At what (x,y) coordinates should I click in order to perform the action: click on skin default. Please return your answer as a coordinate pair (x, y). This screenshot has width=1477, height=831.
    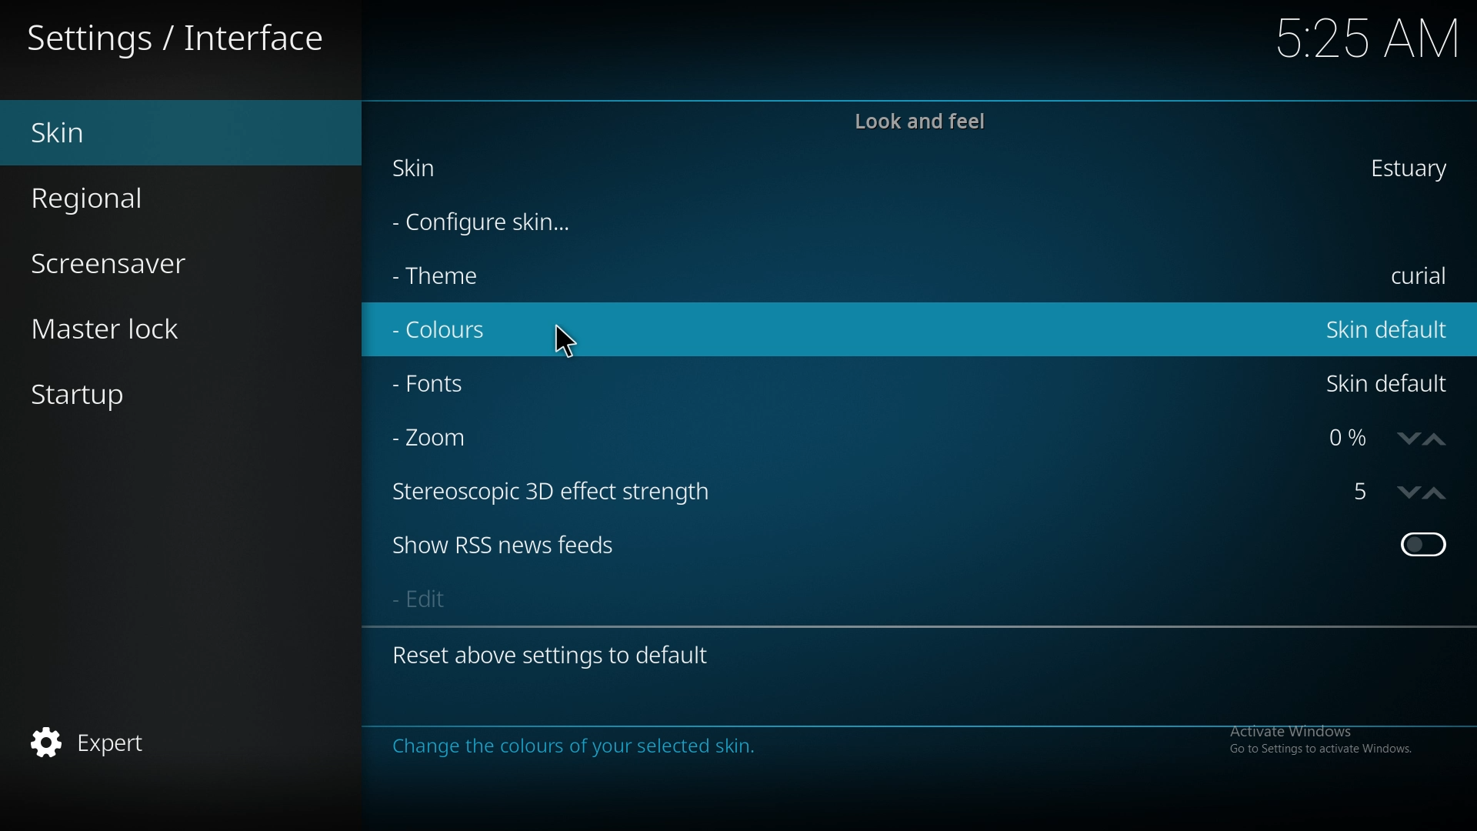
    Looking at the image, I should click on (1389, 383).